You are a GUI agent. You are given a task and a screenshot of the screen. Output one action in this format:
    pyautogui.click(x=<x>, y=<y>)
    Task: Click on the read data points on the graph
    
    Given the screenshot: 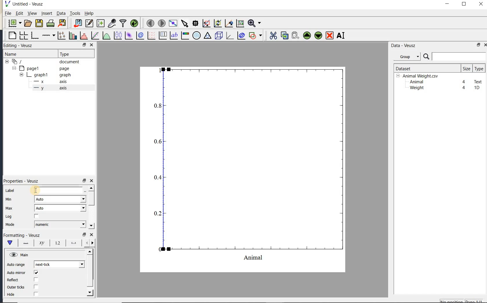 What is the action you would take?
    pyautogui.click(x=195, y=24)
    